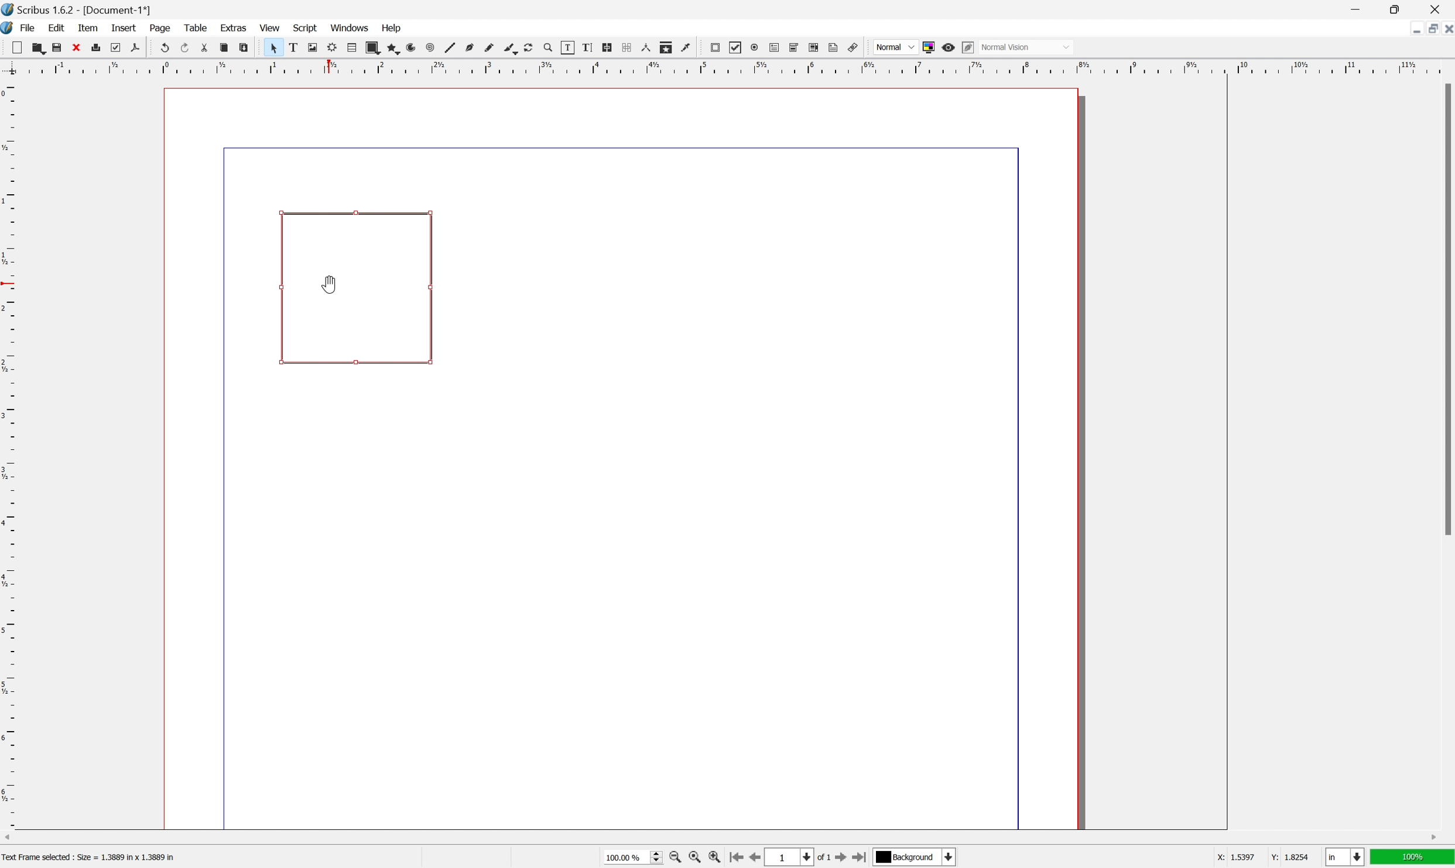  Describe the element at coordinates (90, 856) in the screenshot. I see `Text frame selected : Size = 1.3889 in × 1.3889 in` at that location.